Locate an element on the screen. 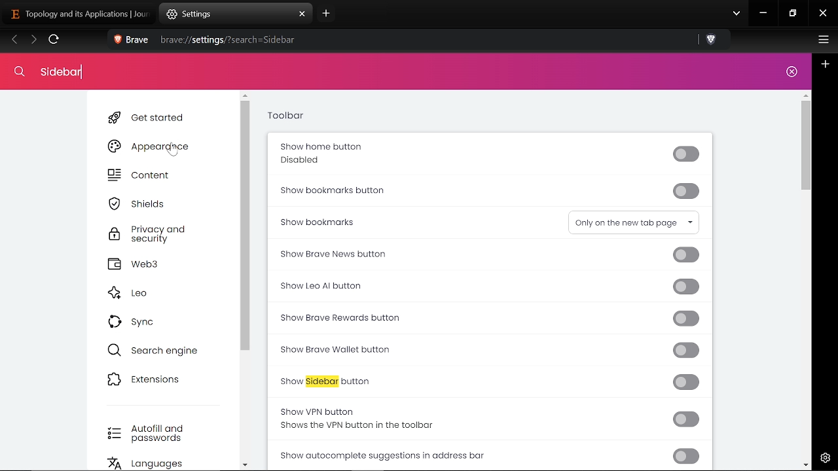  Move up is located at coordinates (245, 96).